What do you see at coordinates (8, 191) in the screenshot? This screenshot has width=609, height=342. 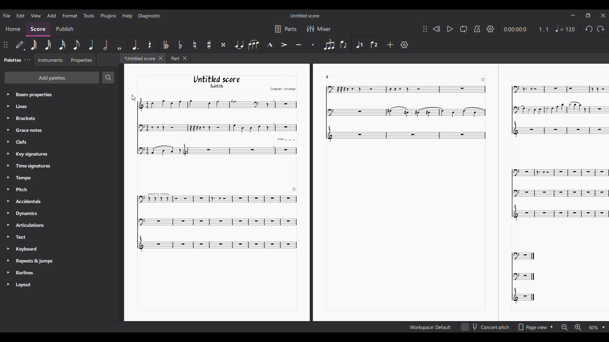 I see `` at bounding box center [8, 191].